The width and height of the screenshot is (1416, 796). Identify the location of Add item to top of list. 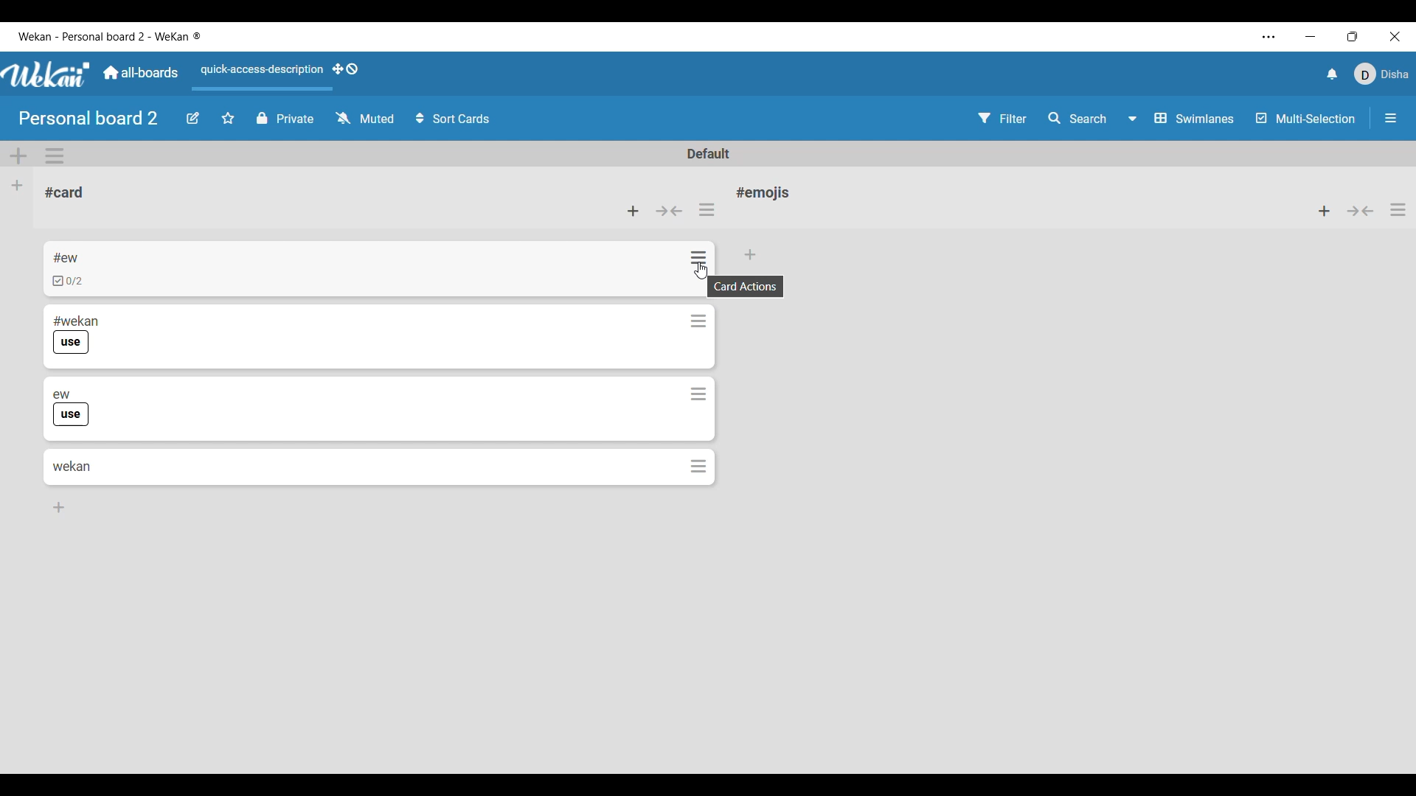
(1325, 211).